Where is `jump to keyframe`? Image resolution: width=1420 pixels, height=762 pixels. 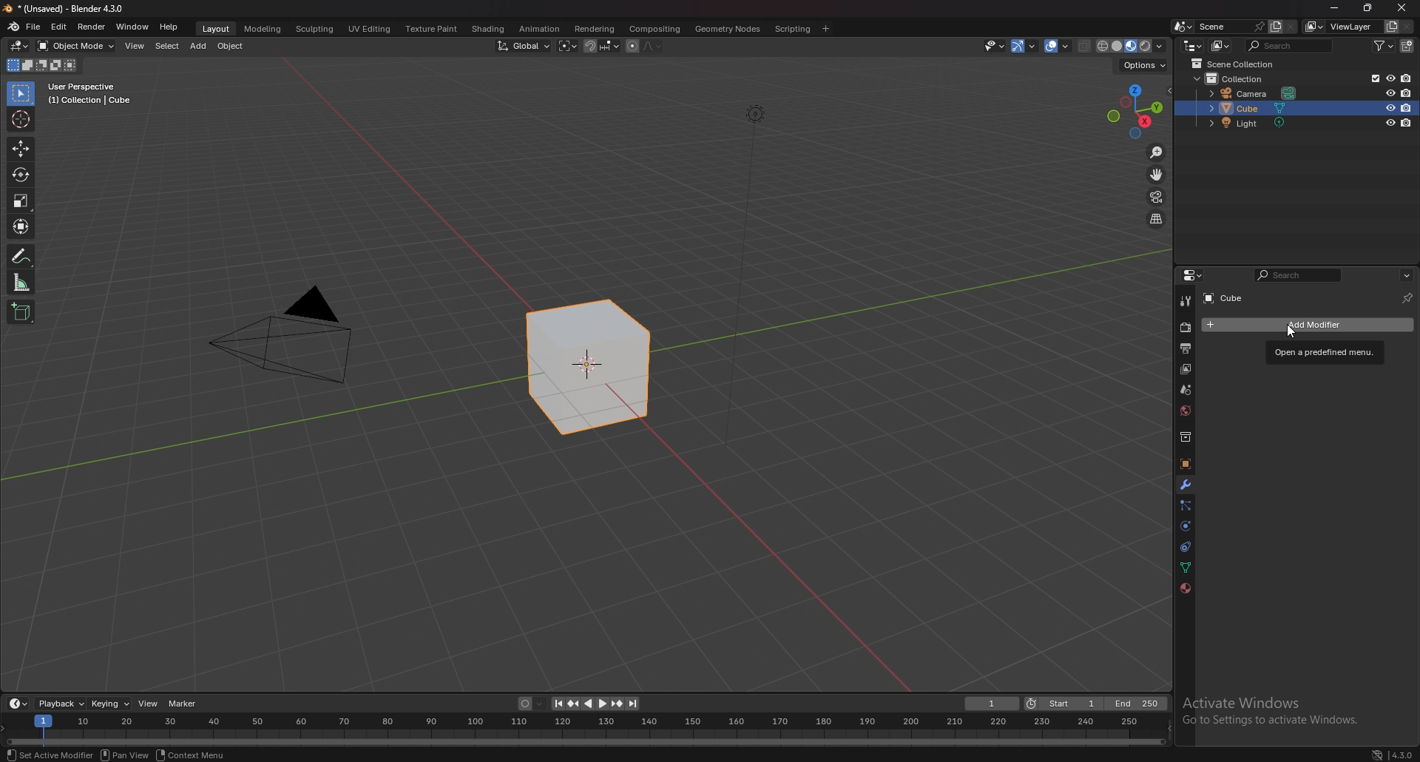
jump to keyframe is located at coordinates (573, 704).